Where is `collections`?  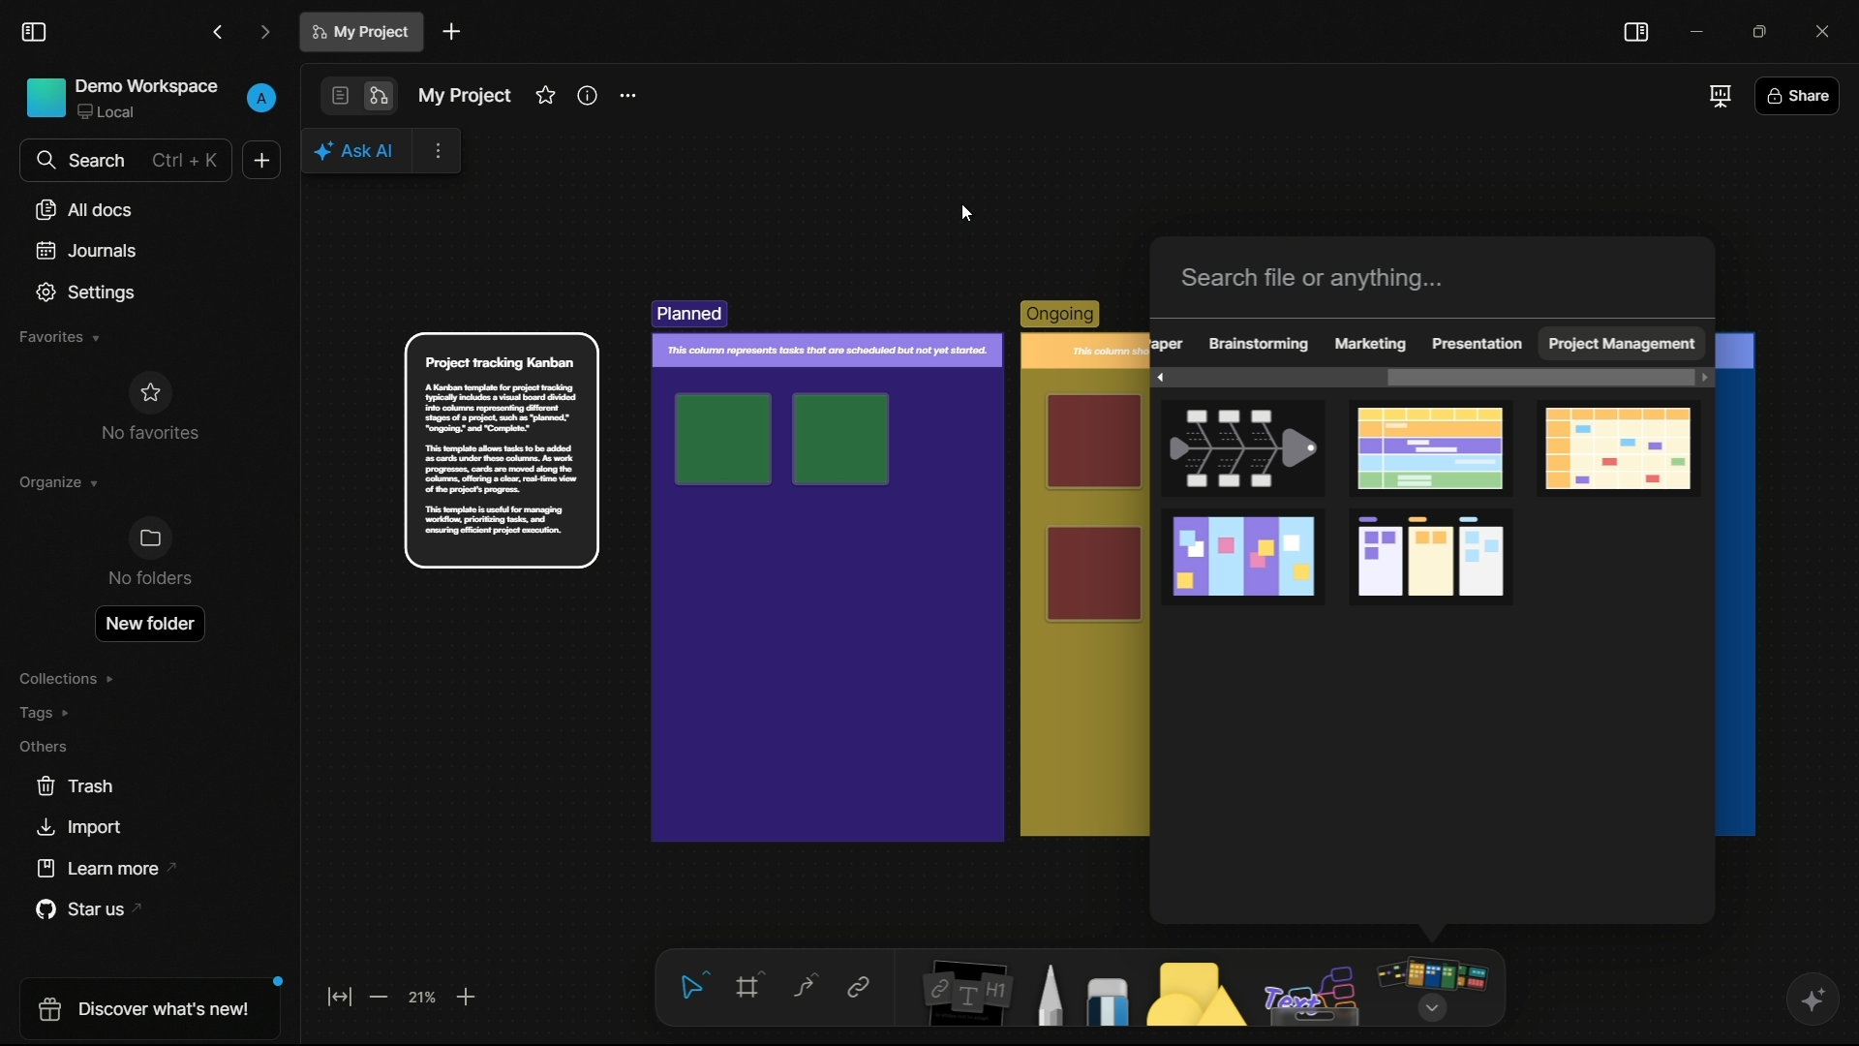 collections is located at coordinates (66, 679).